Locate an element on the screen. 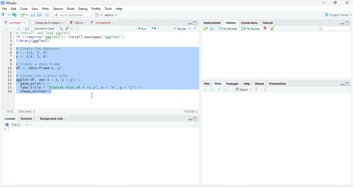 The image size is (353, 187). Show document outline is located at coordinates (195, 28).